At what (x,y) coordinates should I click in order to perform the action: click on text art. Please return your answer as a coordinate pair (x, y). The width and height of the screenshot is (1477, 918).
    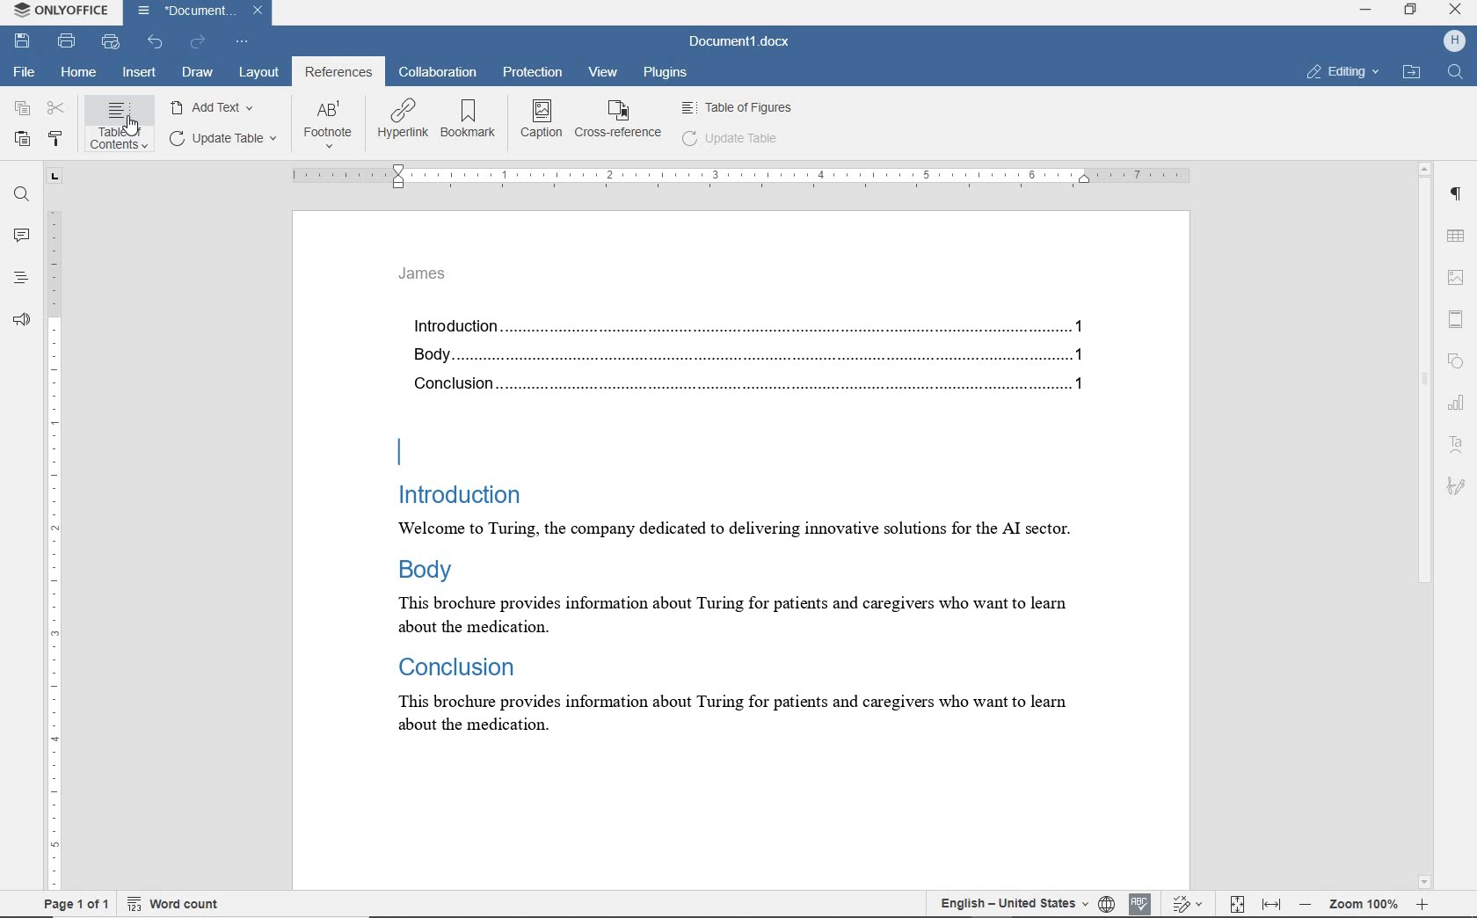
    Looking at the image, I should click on (1457, 445).